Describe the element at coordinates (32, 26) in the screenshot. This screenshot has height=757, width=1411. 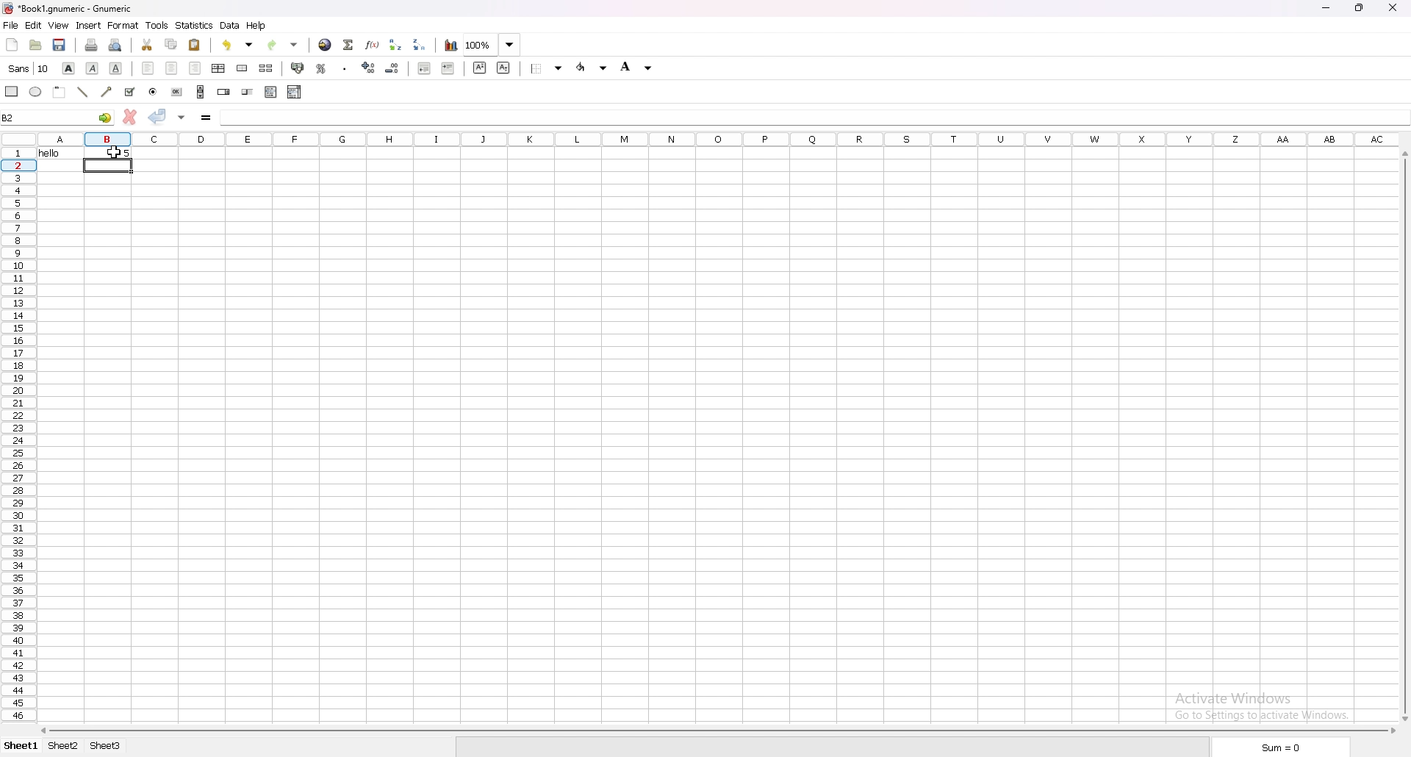
I see `edit` at that location.